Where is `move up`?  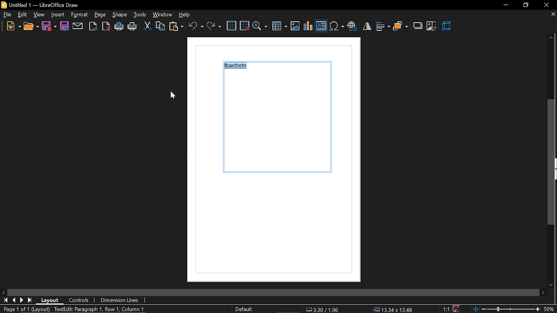 move up is located at coordinates (551, 38).